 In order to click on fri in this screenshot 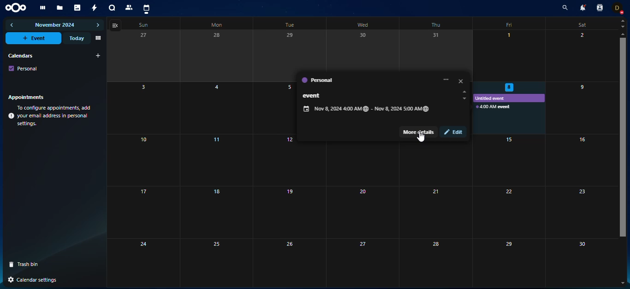, I will do `click(510, 24)`.